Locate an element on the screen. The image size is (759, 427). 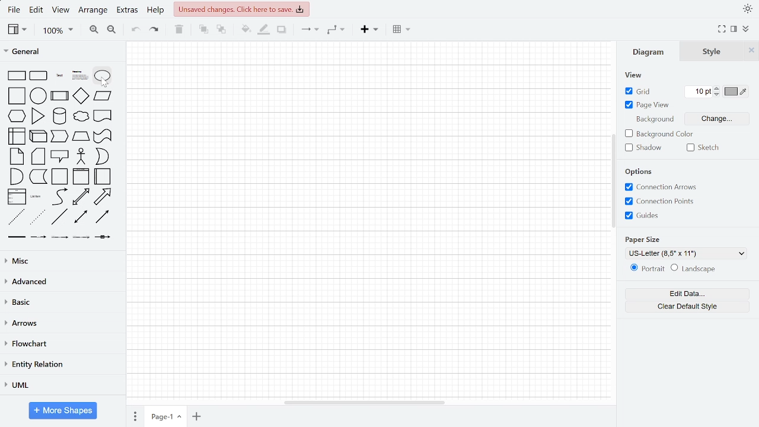
text is located at coordinates (60, 77).